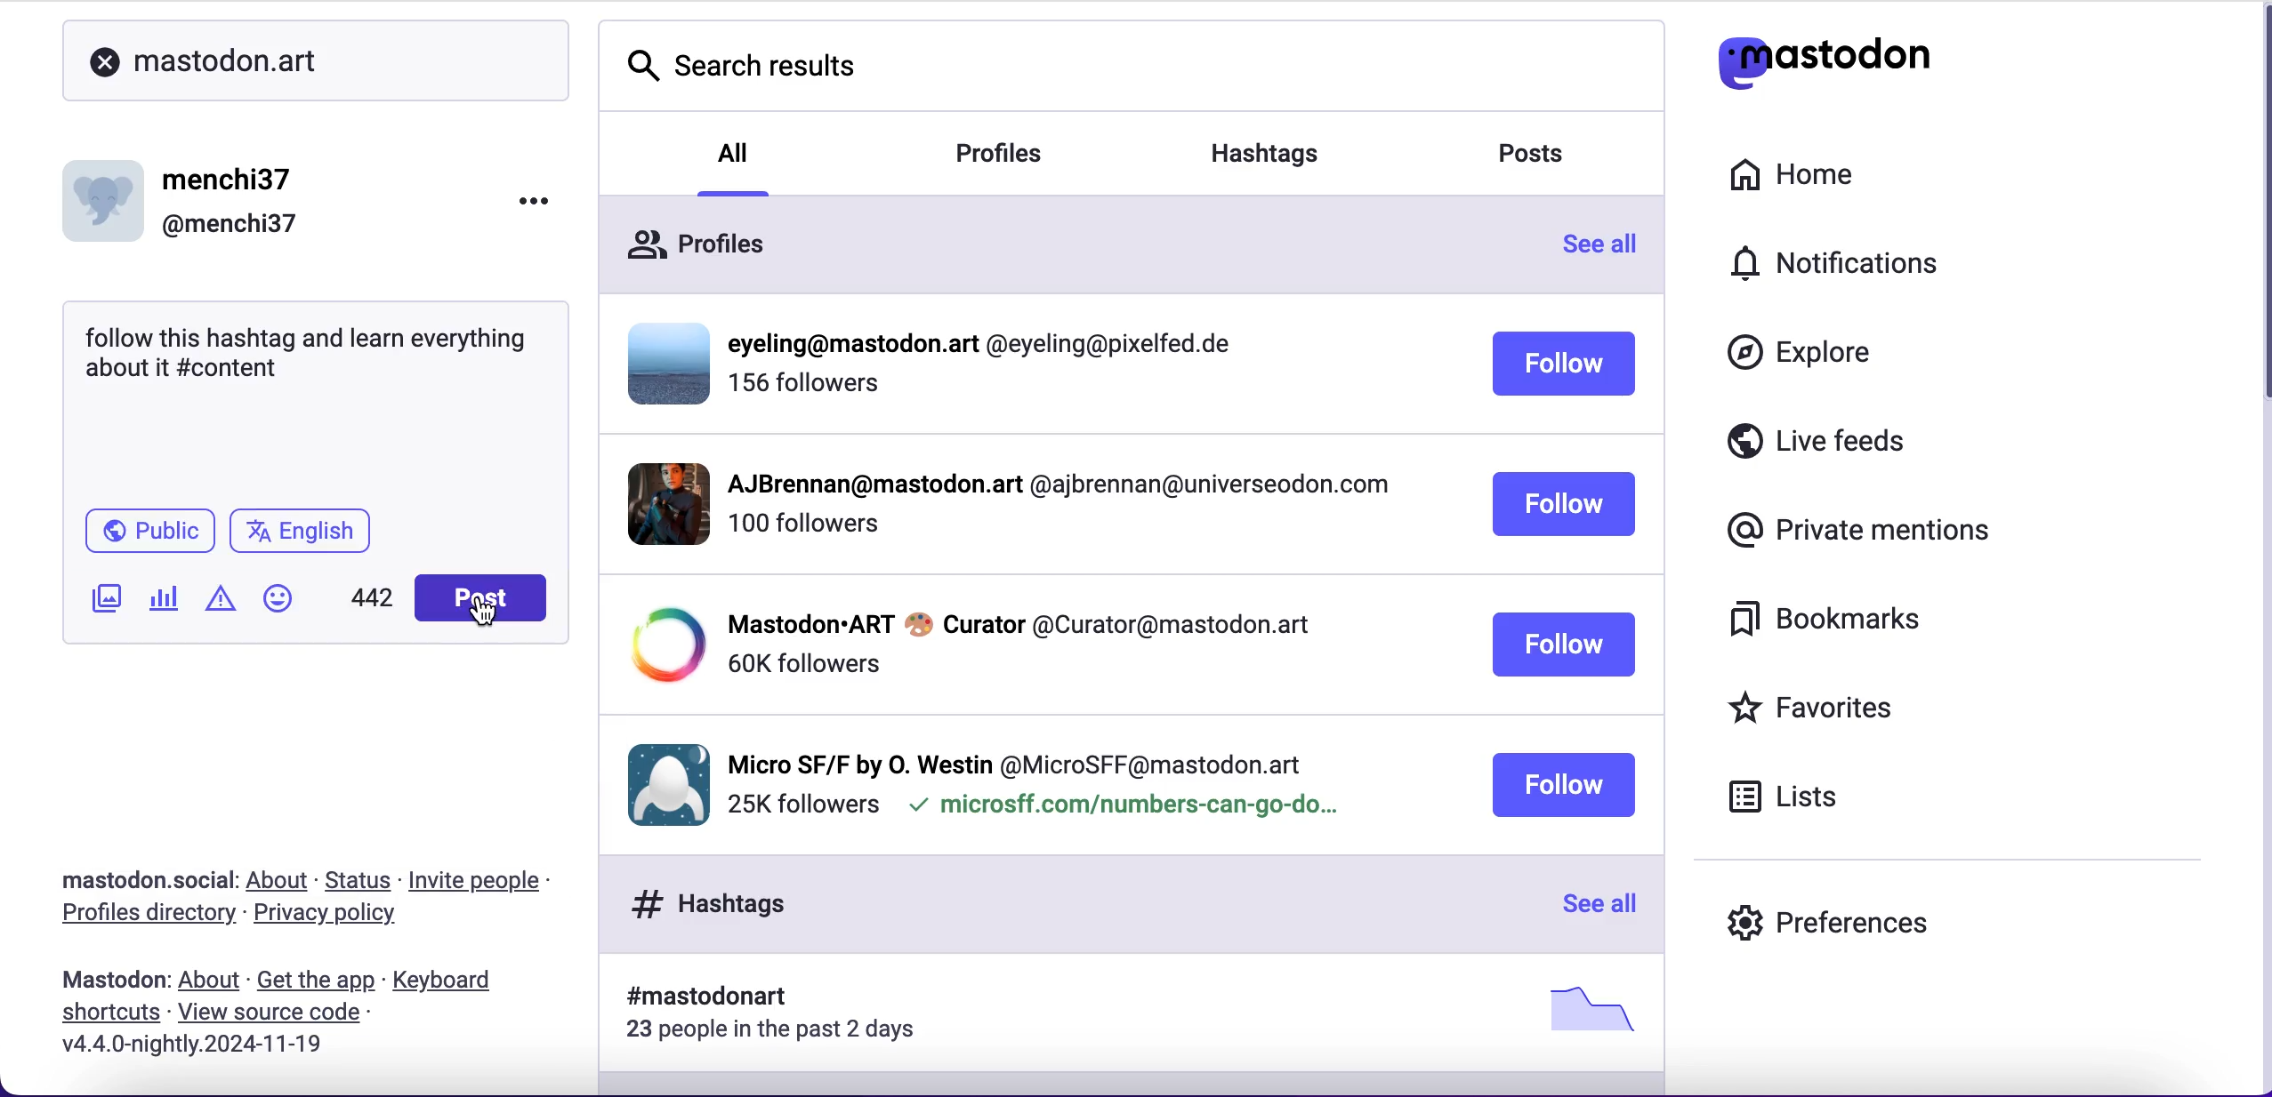 Image resolution: width=2272 pixels, height=1097 pixels. Describe the element at coordinates (783, 1033) in the screenshot. I see `23 people in the past 2 days` at that location.